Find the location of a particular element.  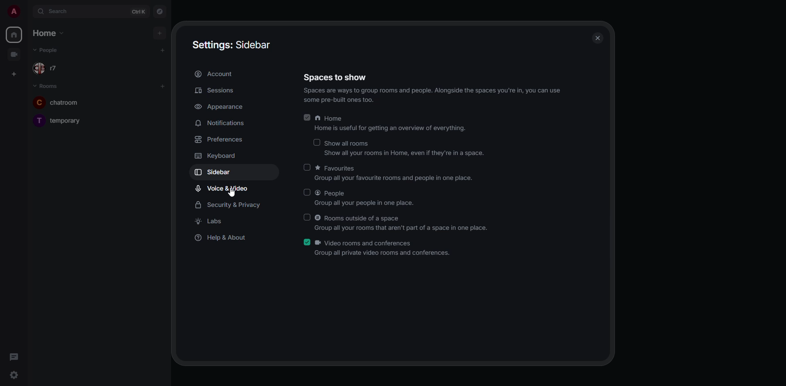

video rooms and conferences is located at coordinates (384, 248).